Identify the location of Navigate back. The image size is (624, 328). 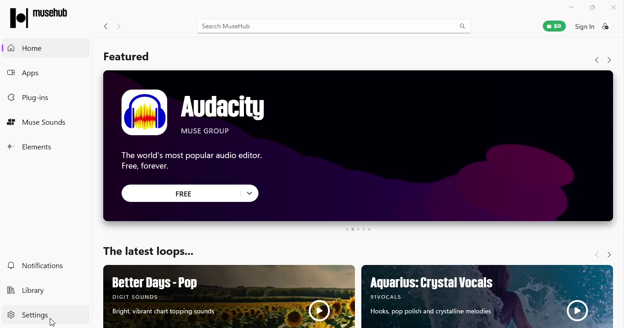
(595, 60).